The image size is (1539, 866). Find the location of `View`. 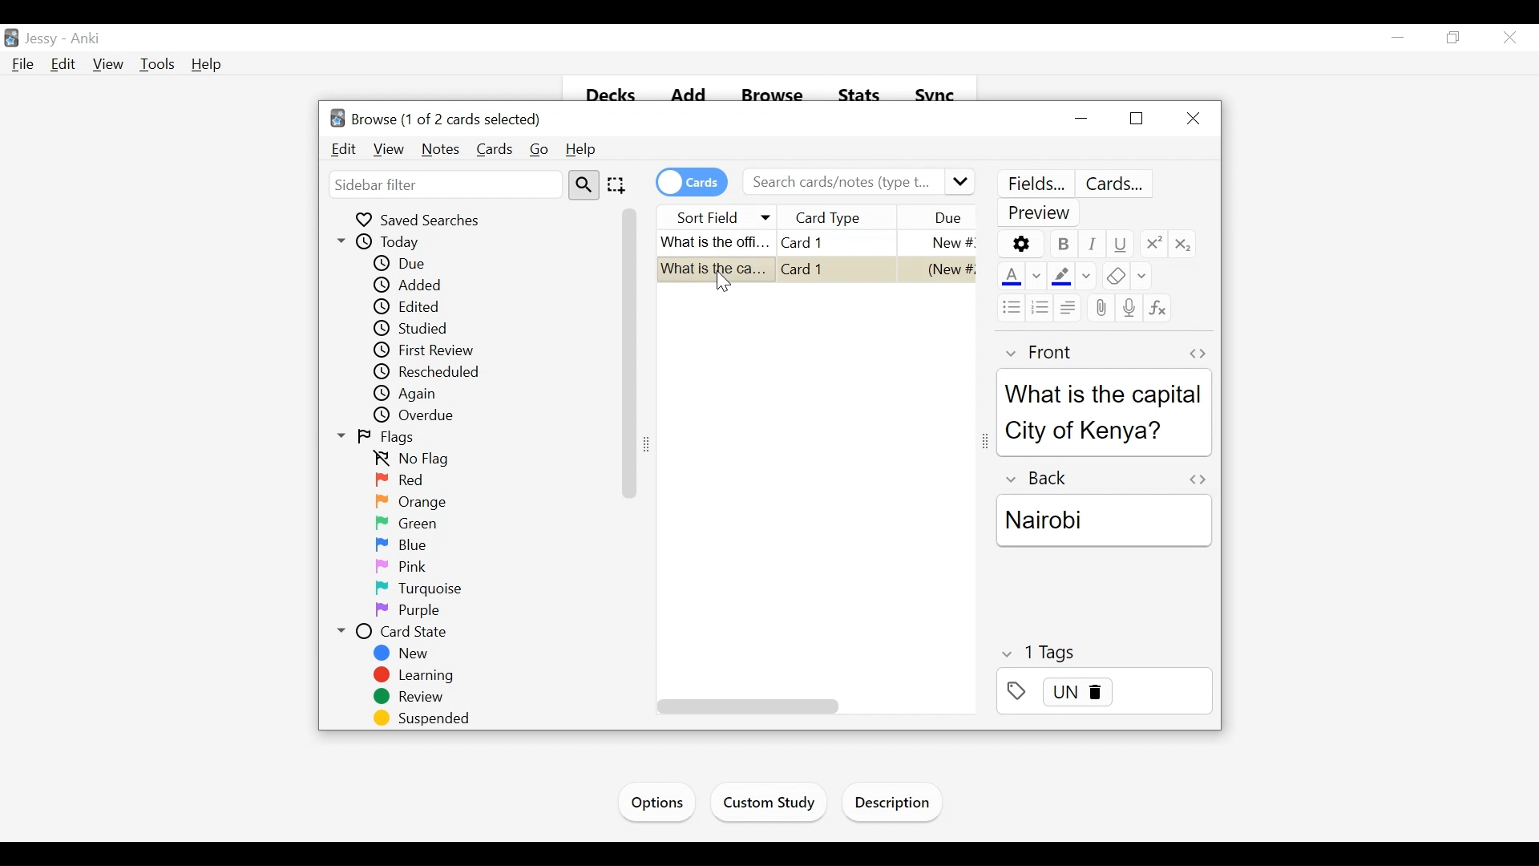

View is located at coordinates (388, 149).